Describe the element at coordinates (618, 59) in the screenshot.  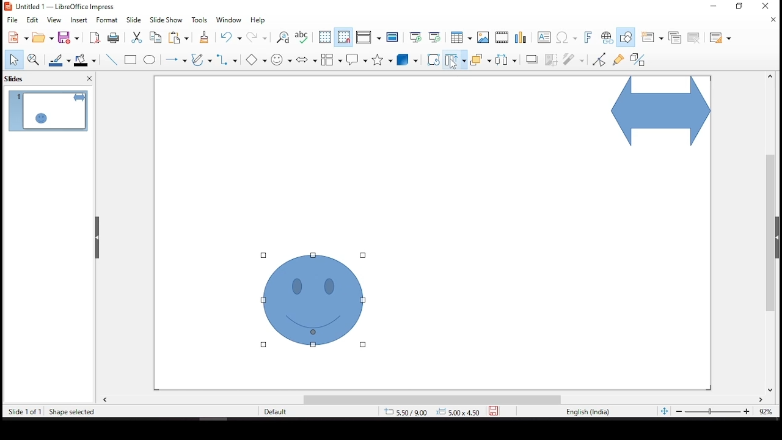
I see `show gluepoint functions` at that location.